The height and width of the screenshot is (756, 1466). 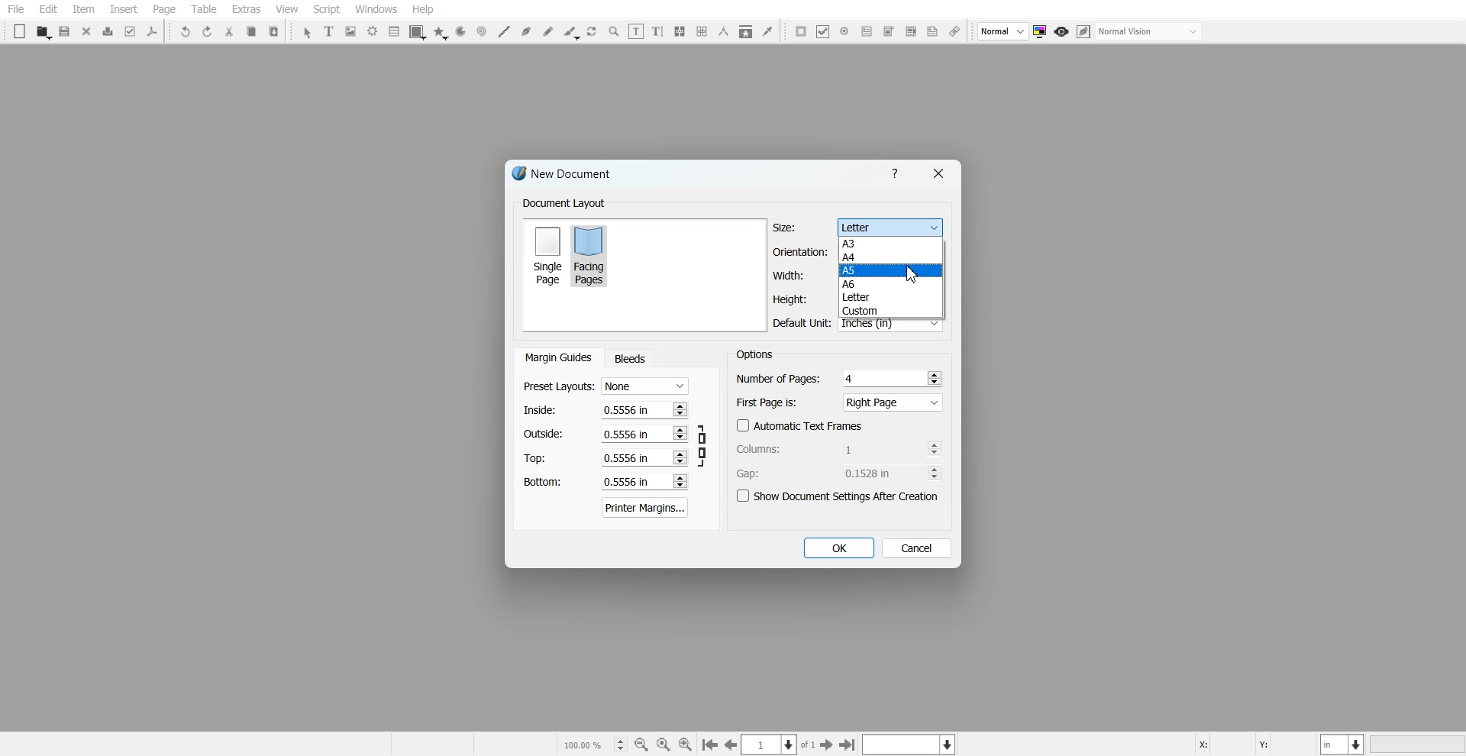 What do you see at coordinates (731, 745) in the screenshot?
I see `Go to the previous page` at bounding box center [731, 745].